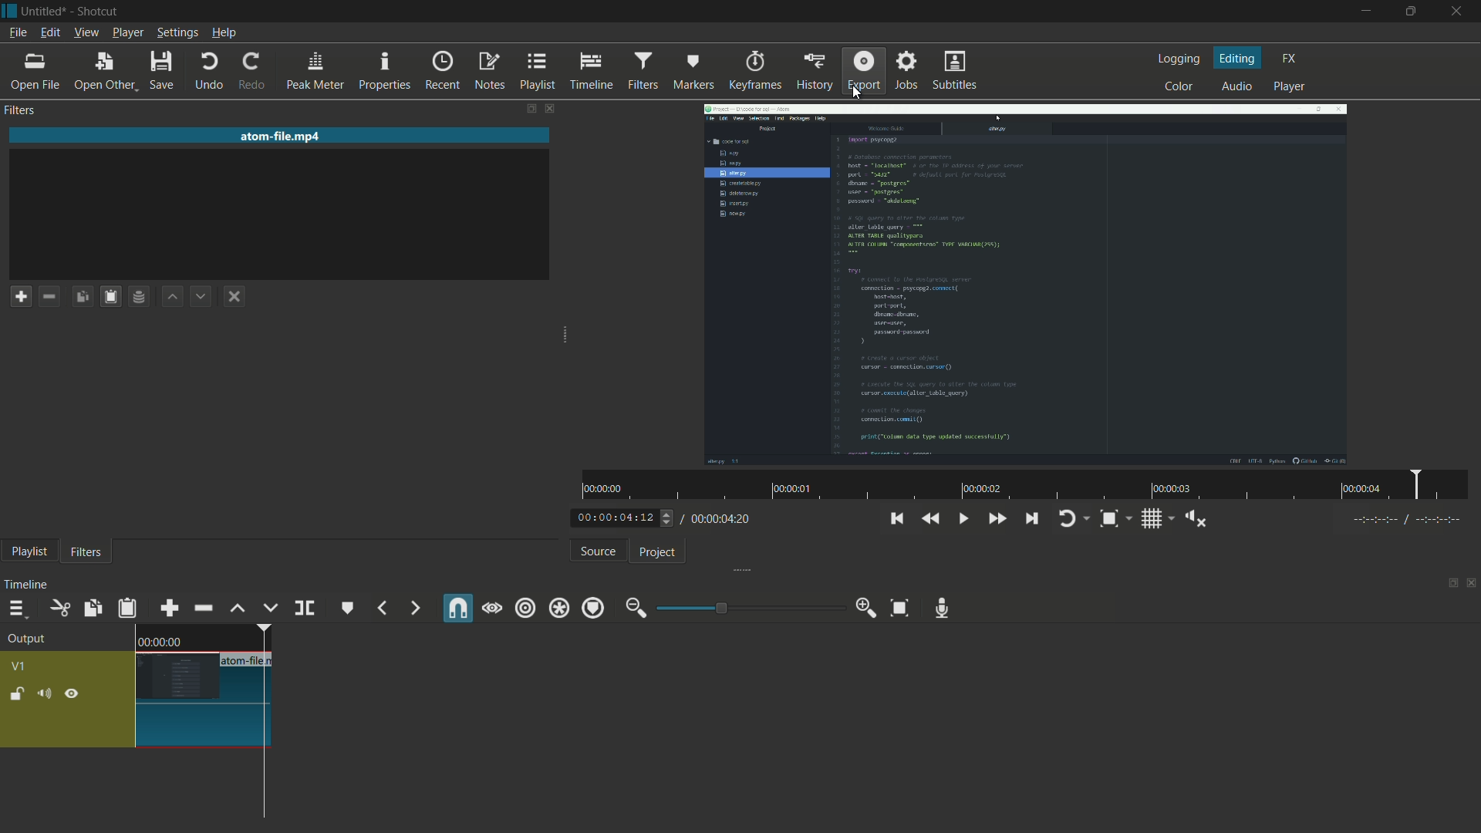 The height and width of the screenshot is (833, 1481). I want to click on file name, so click(248, 661).